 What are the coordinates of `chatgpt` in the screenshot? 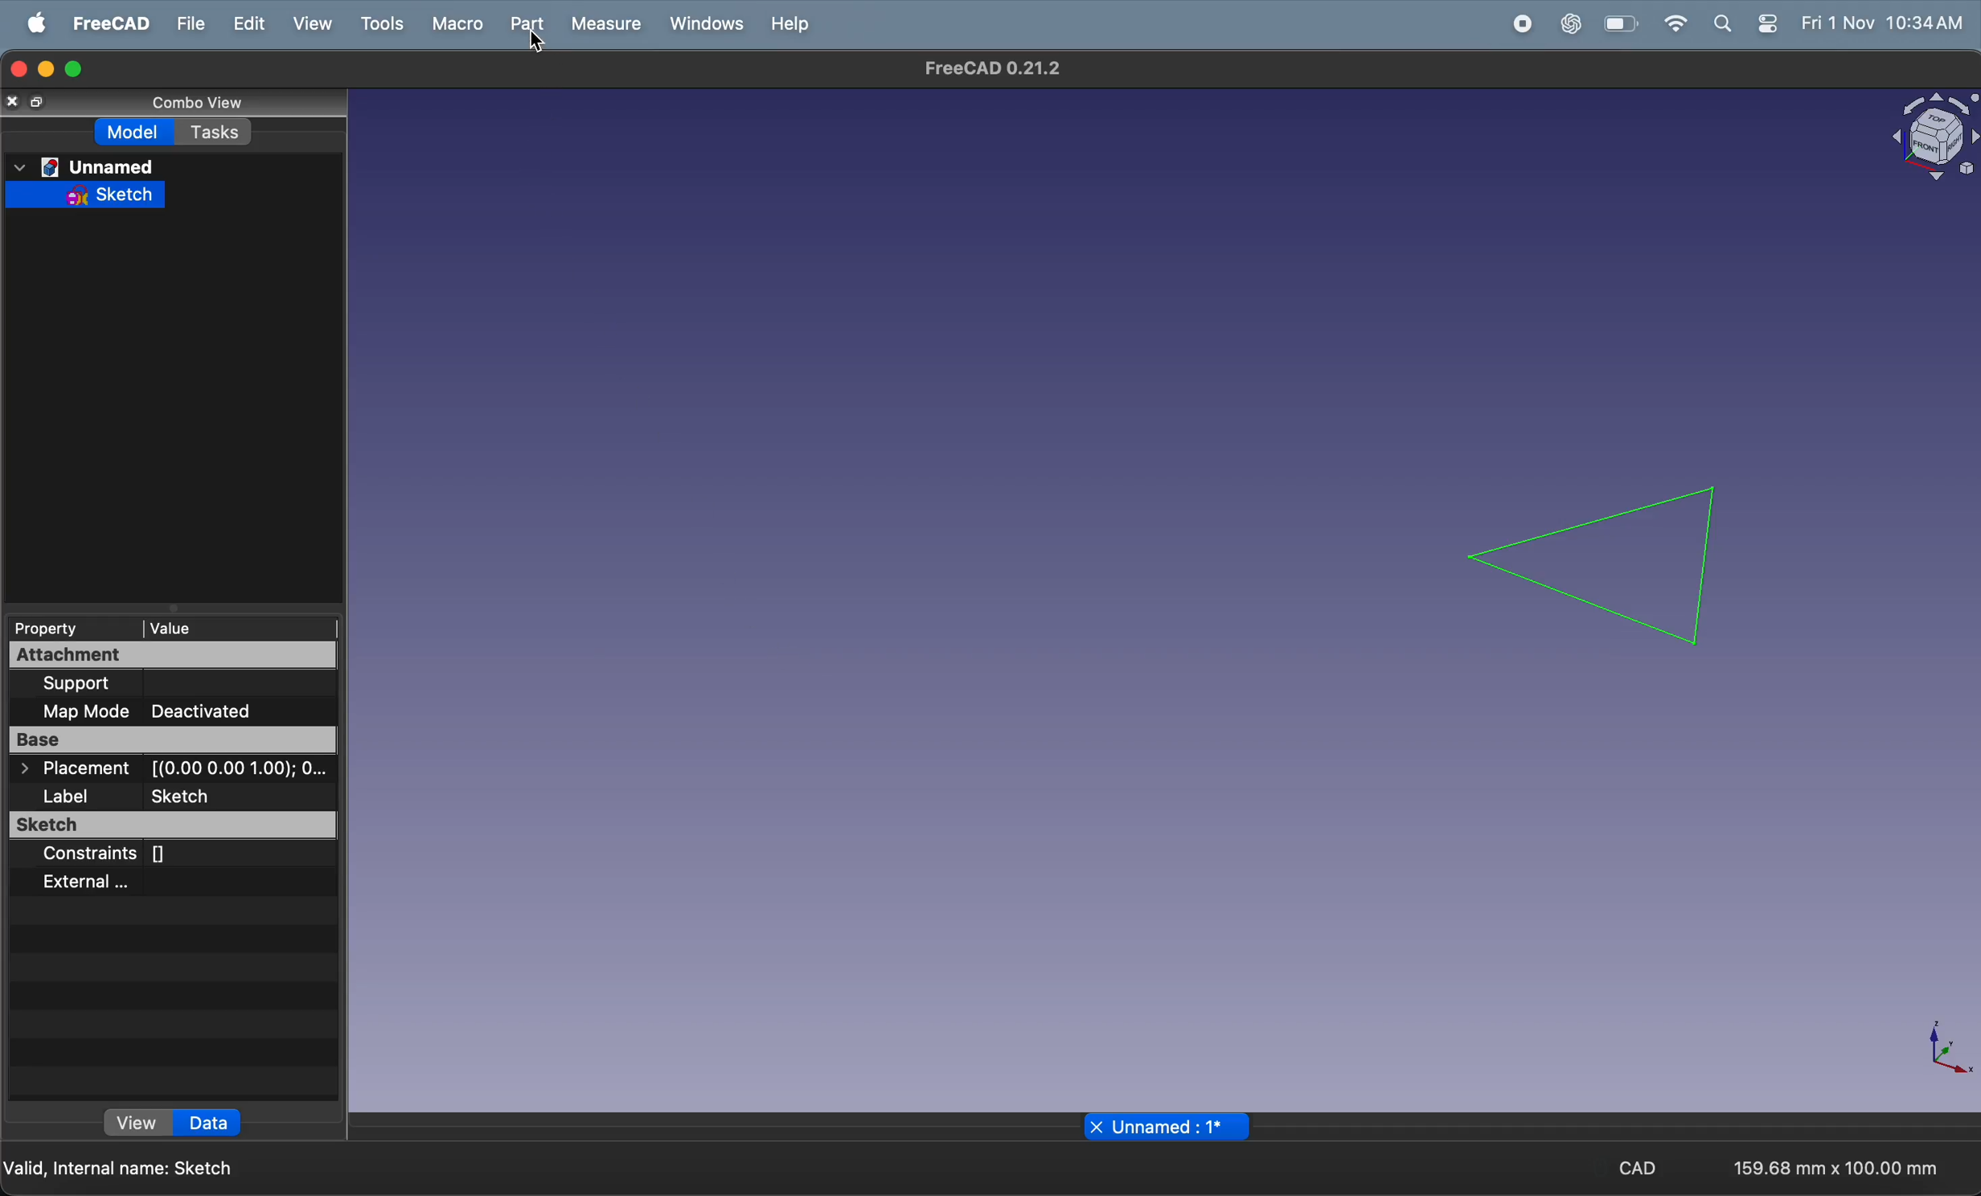 It's located at (1574, 23).